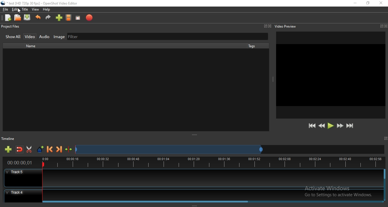 The width and height of the screenshot is (388, 207). I want to click on Title, so click(25, 9).